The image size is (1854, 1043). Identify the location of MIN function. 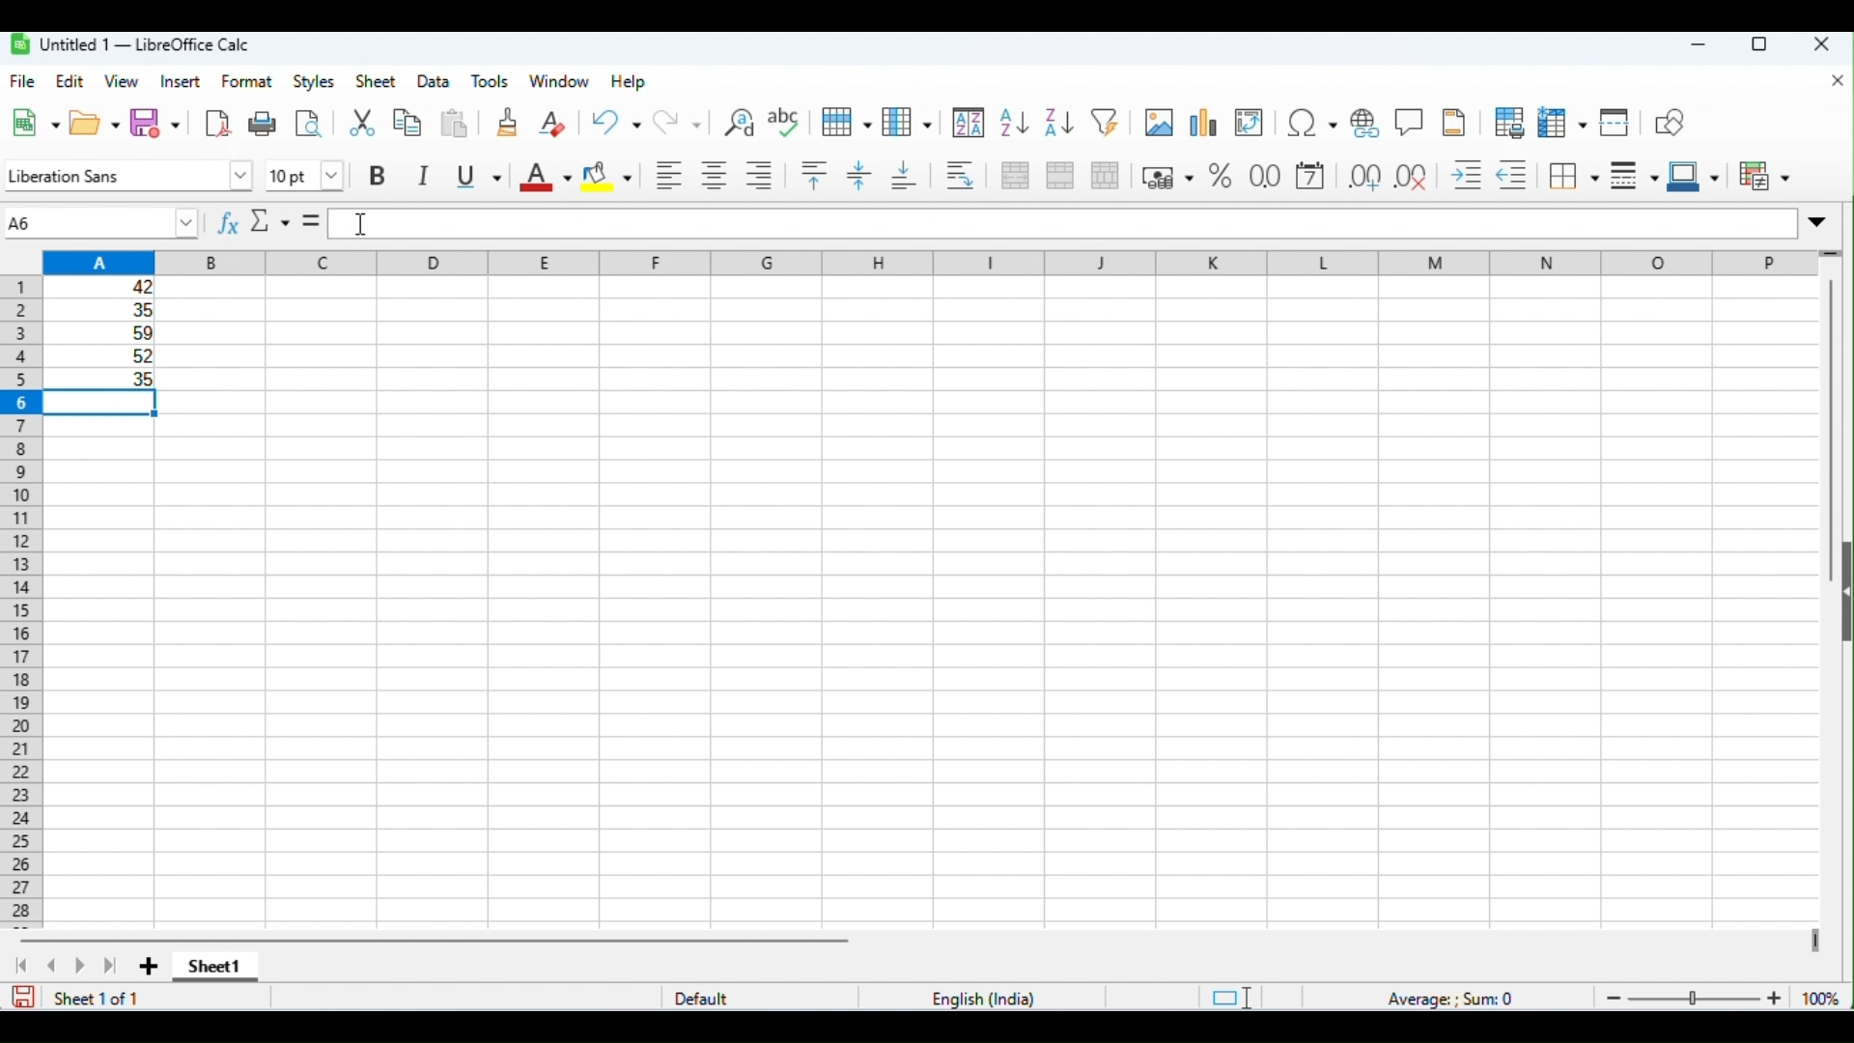
(105, 224).